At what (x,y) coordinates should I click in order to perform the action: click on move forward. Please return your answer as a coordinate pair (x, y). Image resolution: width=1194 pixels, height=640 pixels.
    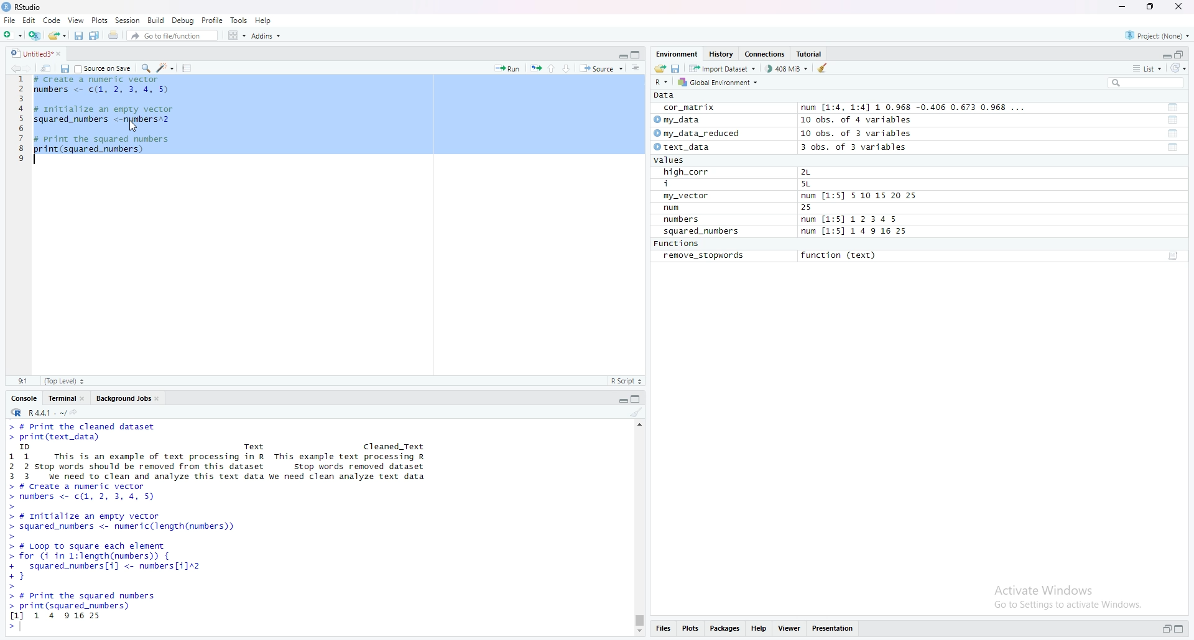
    Looking at the image, I should click on (30, 67).